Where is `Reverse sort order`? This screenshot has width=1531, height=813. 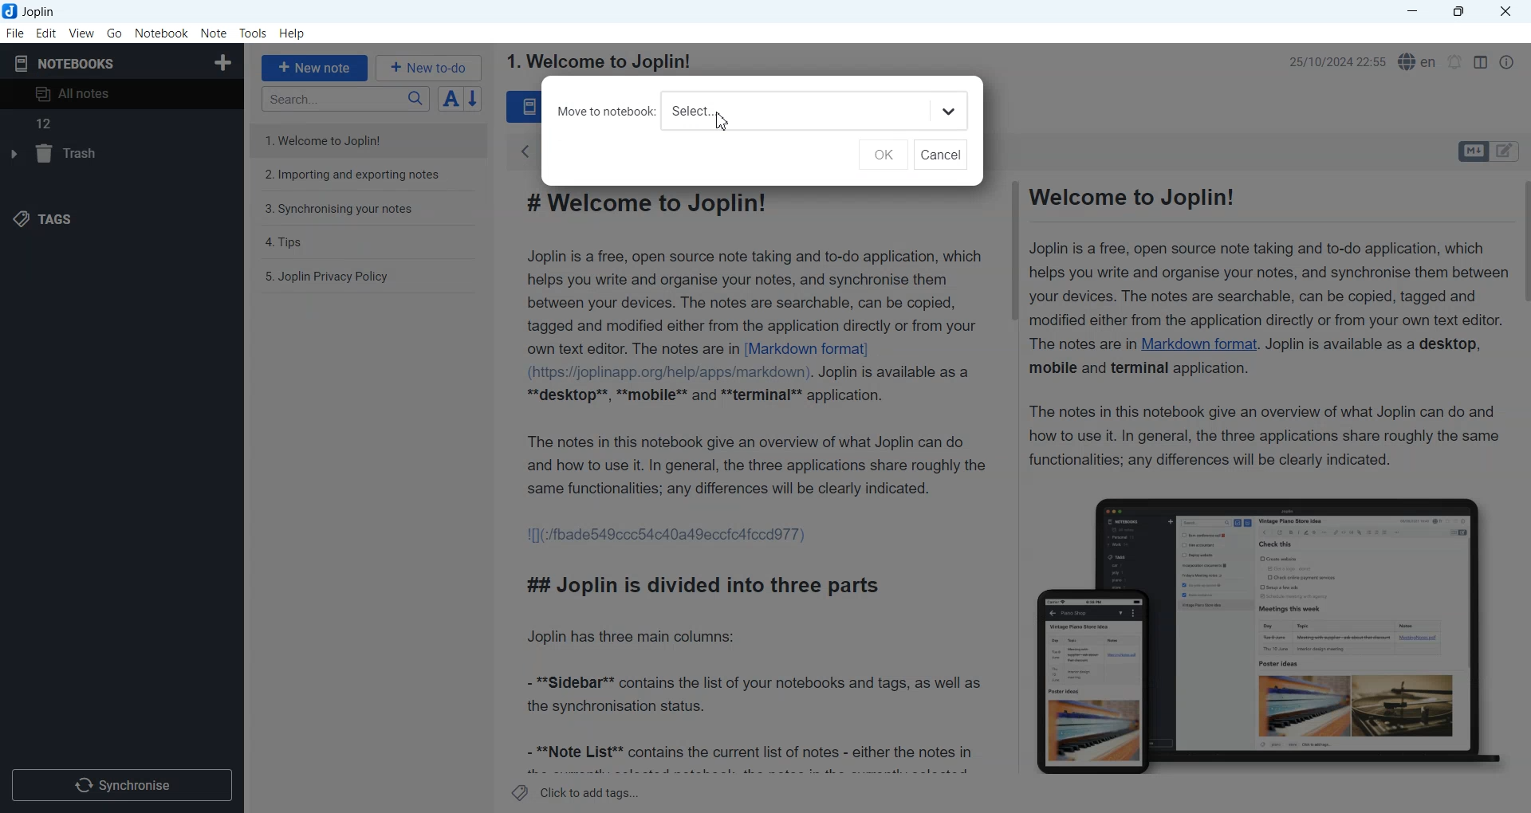 Reverse sort order is located at coordinates (475, 99).